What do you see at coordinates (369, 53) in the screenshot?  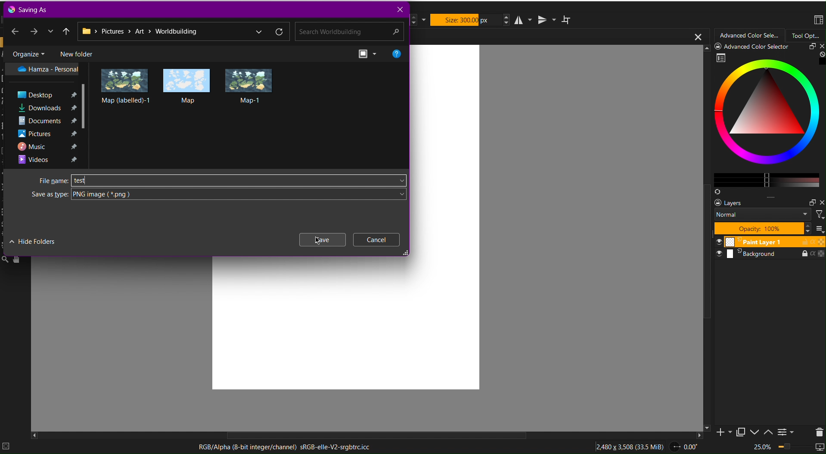 I see `View` at bounding box center [369, 53].